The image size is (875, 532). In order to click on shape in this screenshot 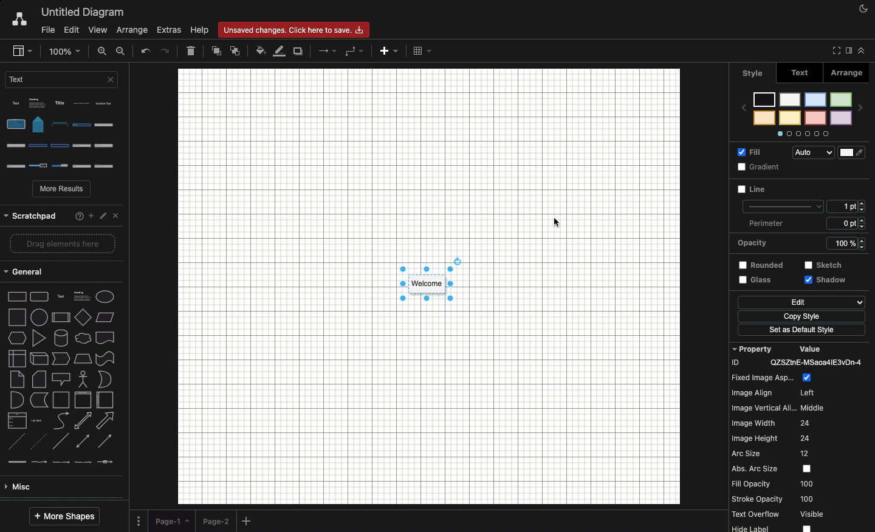, I will do `click(62, 273)`.